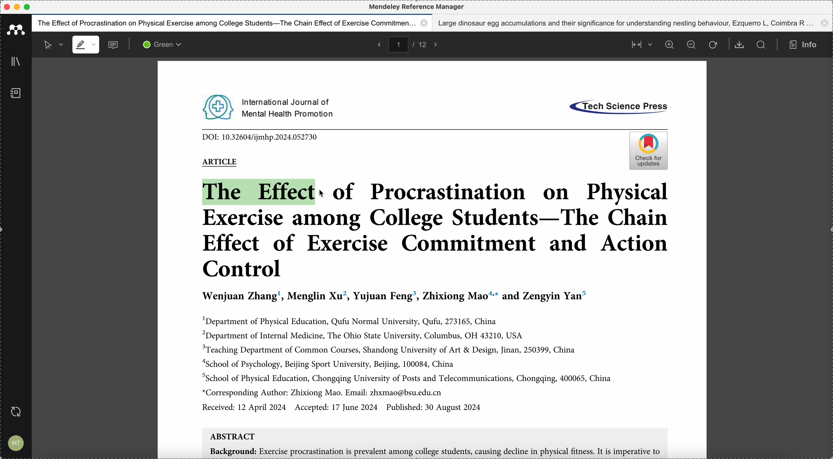 Image resolution: width=833 pixels, height=459 pixels. What do you see at coordinates (320, 193) in the screenshot?
I see `cursor` at bounding box center [320, 193].